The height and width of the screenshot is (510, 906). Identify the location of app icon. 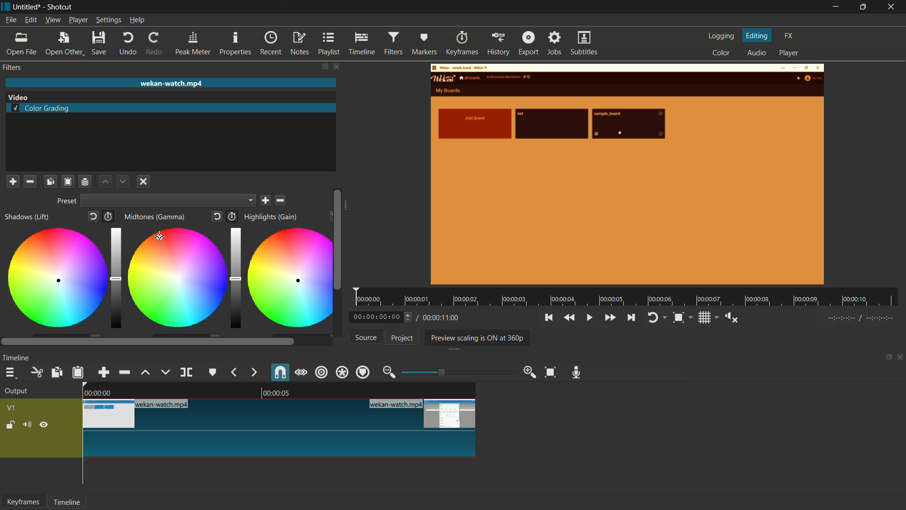
(6, 7).